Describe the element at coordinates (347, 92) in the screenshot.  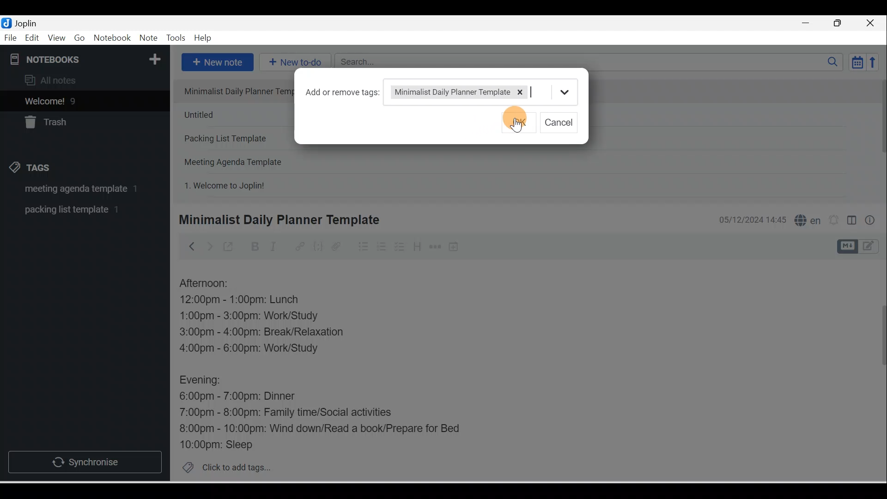
I see `Add or remove tags` at that location.